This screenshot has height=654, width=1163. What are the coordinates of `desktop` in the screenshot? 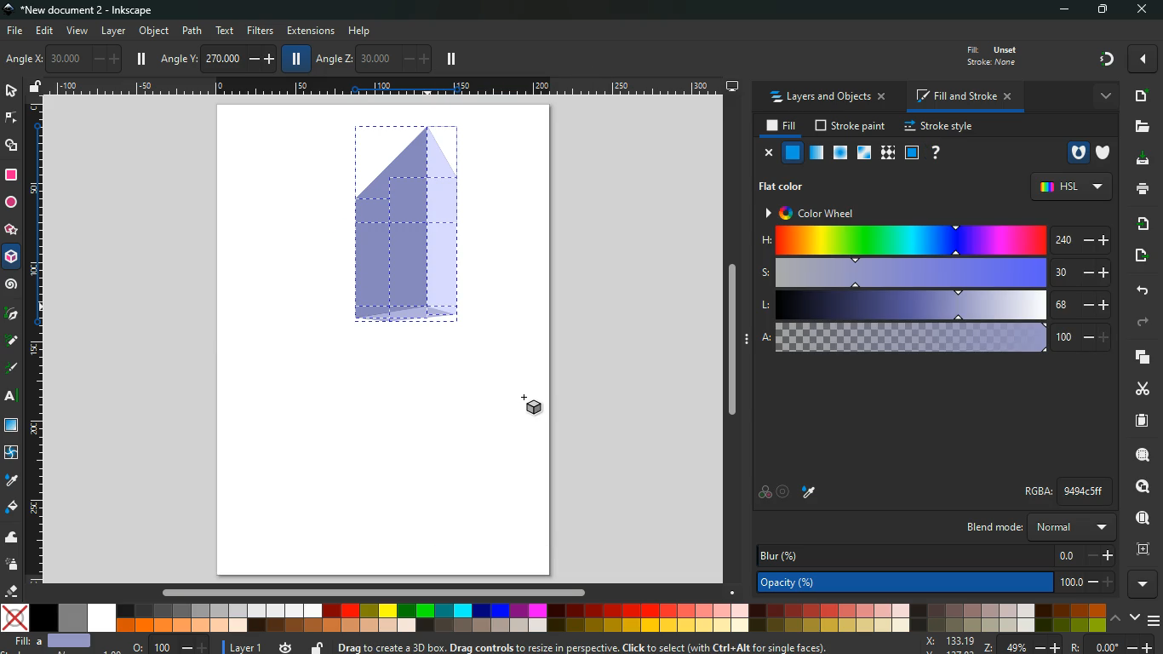 It's located at (733, 86).